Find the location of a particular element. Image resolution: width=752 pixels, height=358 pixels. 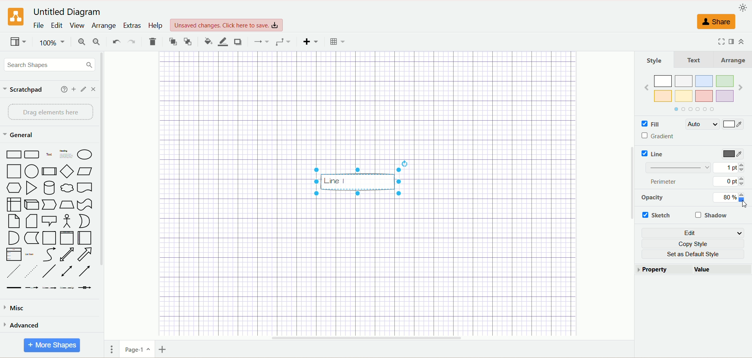

Line is located at coordinates (658, 154).